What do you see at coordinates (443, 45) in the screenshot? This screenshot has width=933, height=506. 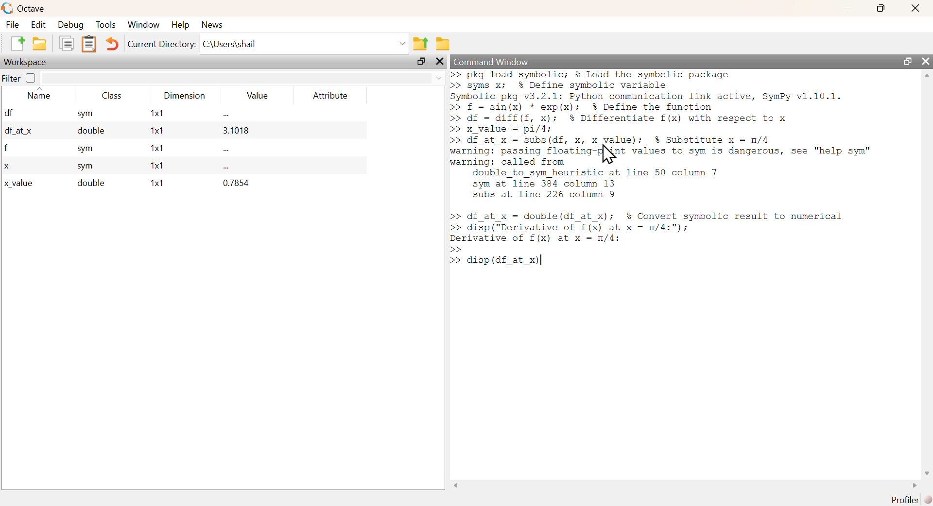 I see `Browse directories` at bounding box center [443, 45].